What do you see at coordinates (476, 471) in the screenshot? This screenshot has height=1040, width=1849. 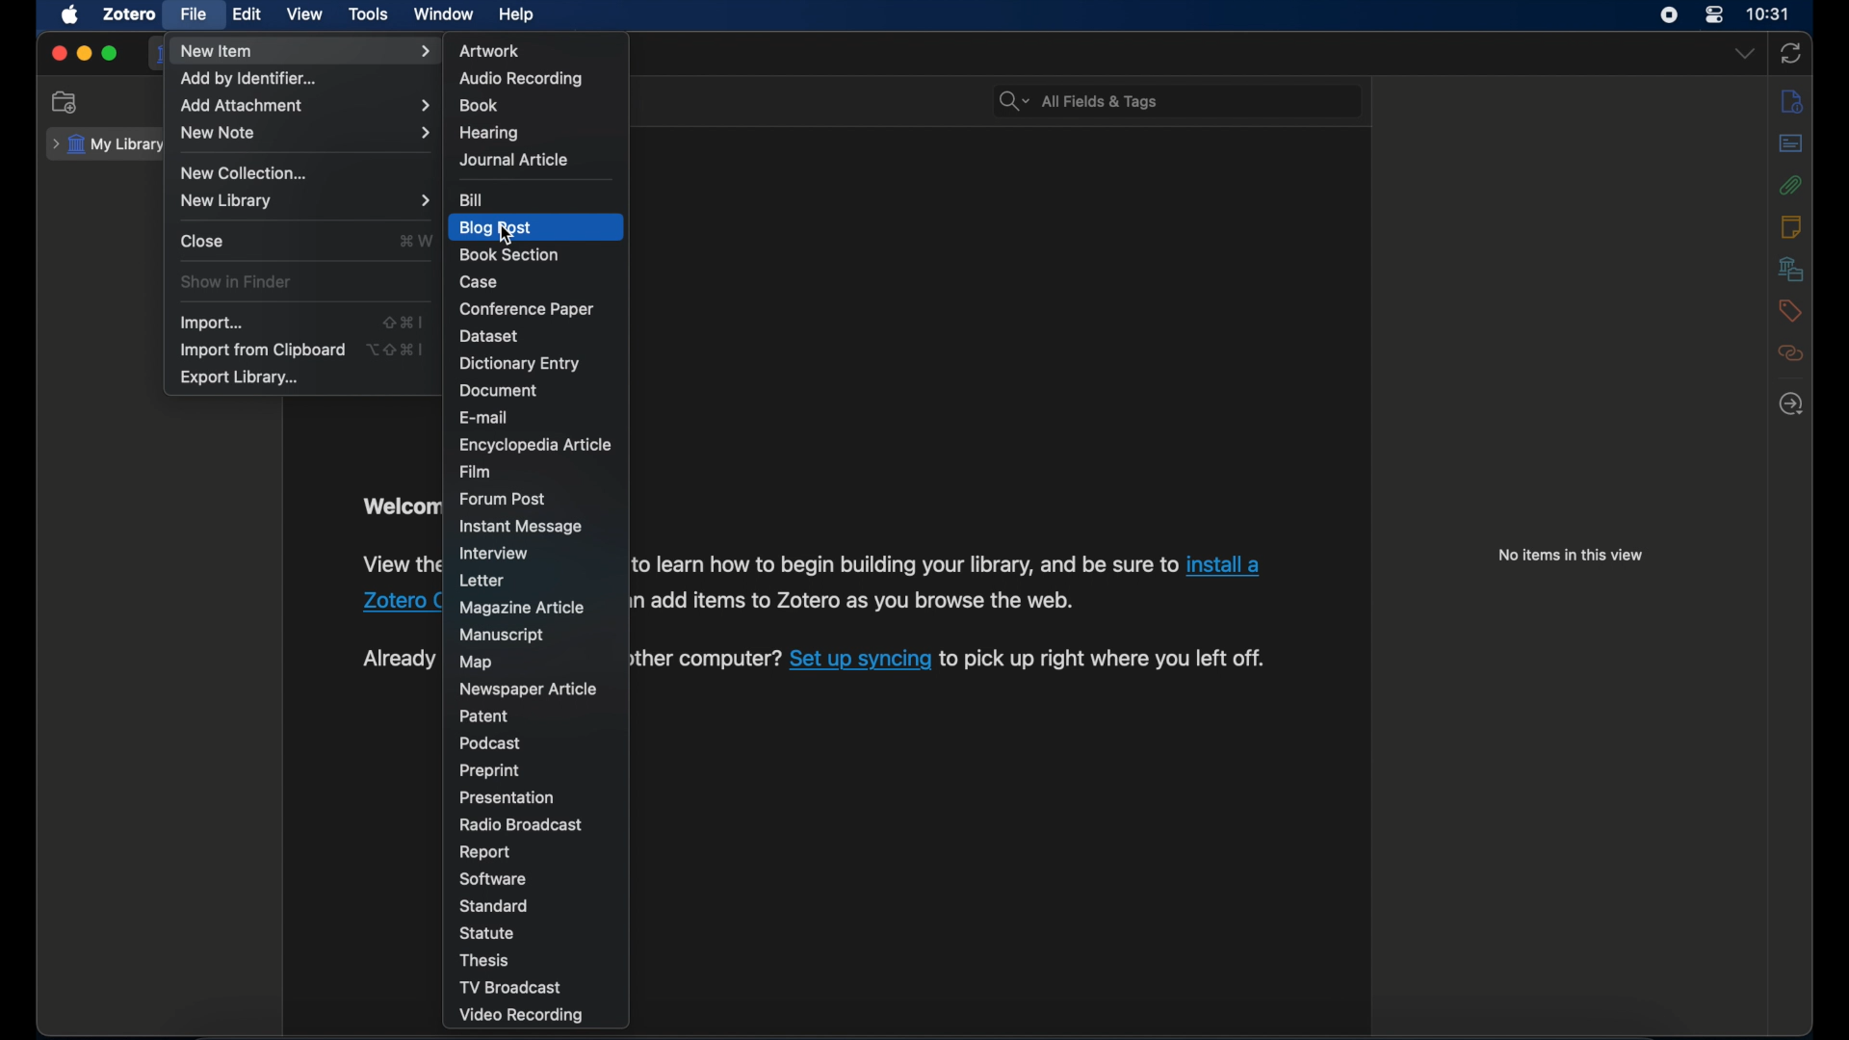 I see `film` at bounding box center [476, 471].